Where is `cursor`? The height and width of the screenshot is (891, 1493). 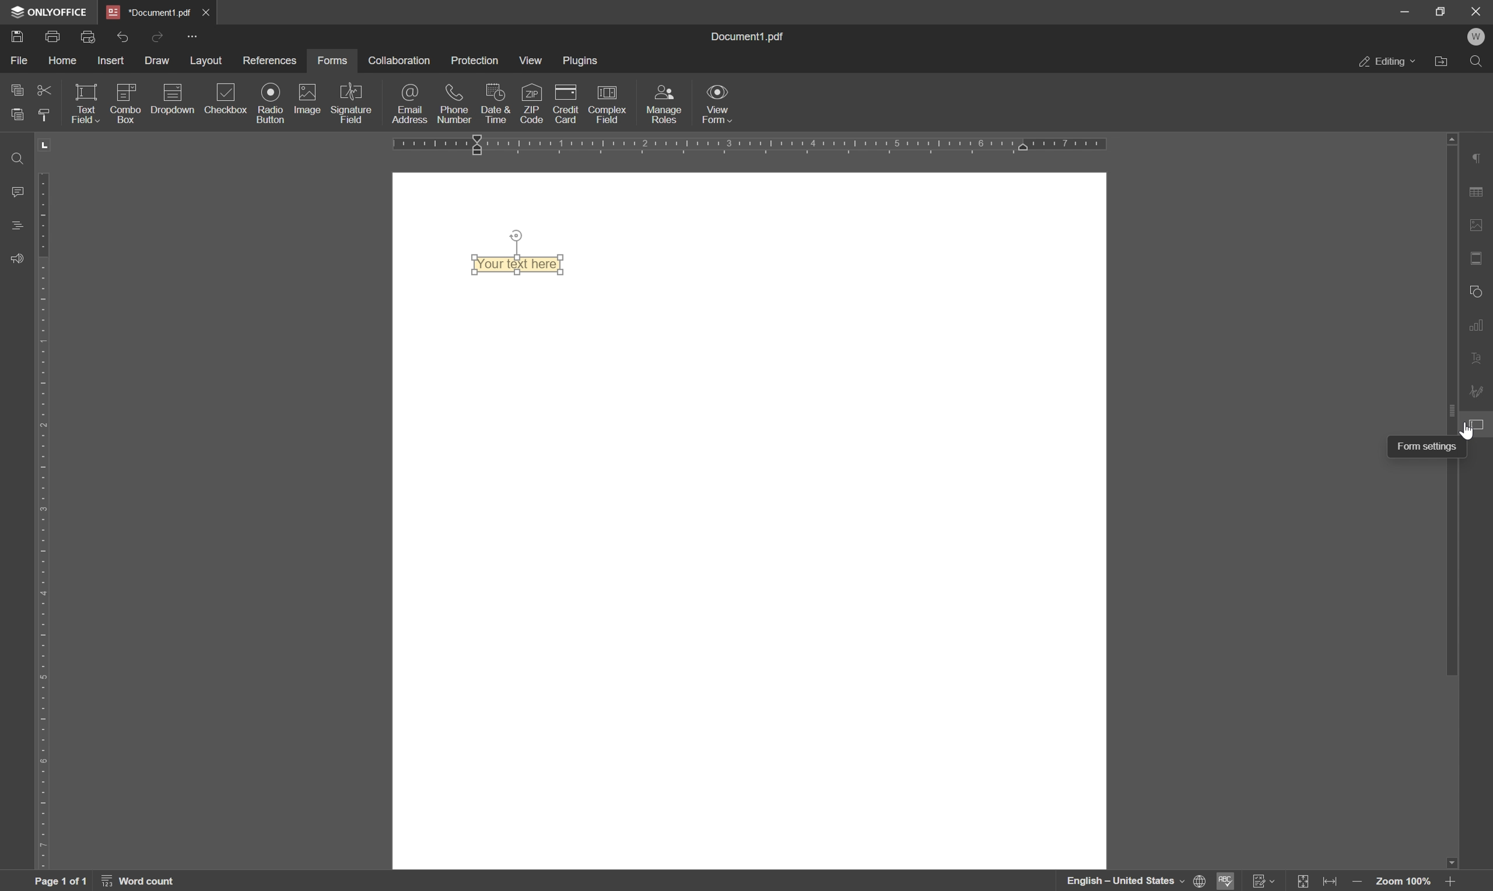
cursor is located at coordinates (1468, 430).